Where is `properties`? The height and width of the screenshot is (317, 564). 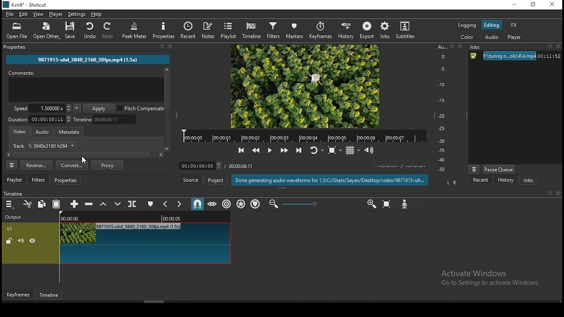 properties is located at coordinates (66, 180).